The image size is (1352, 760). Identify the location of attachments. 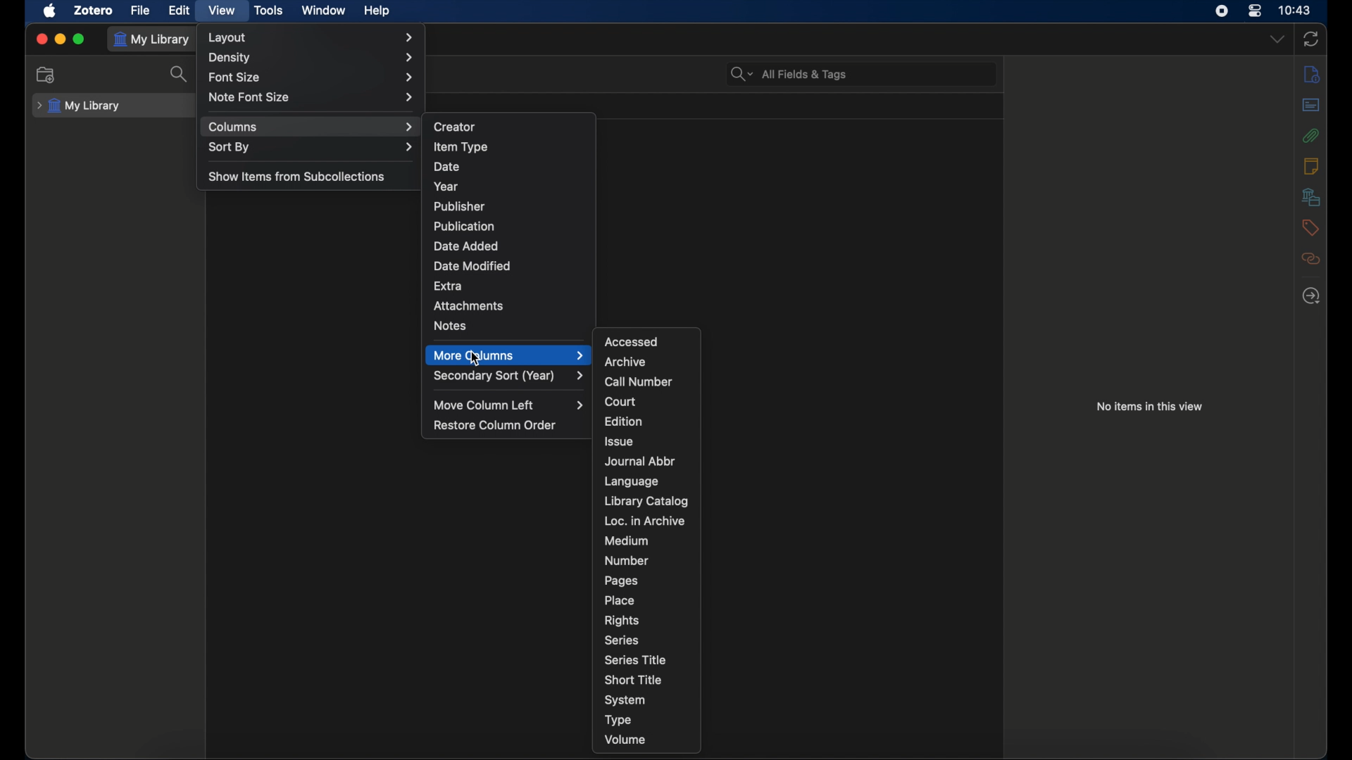
(469, 306).